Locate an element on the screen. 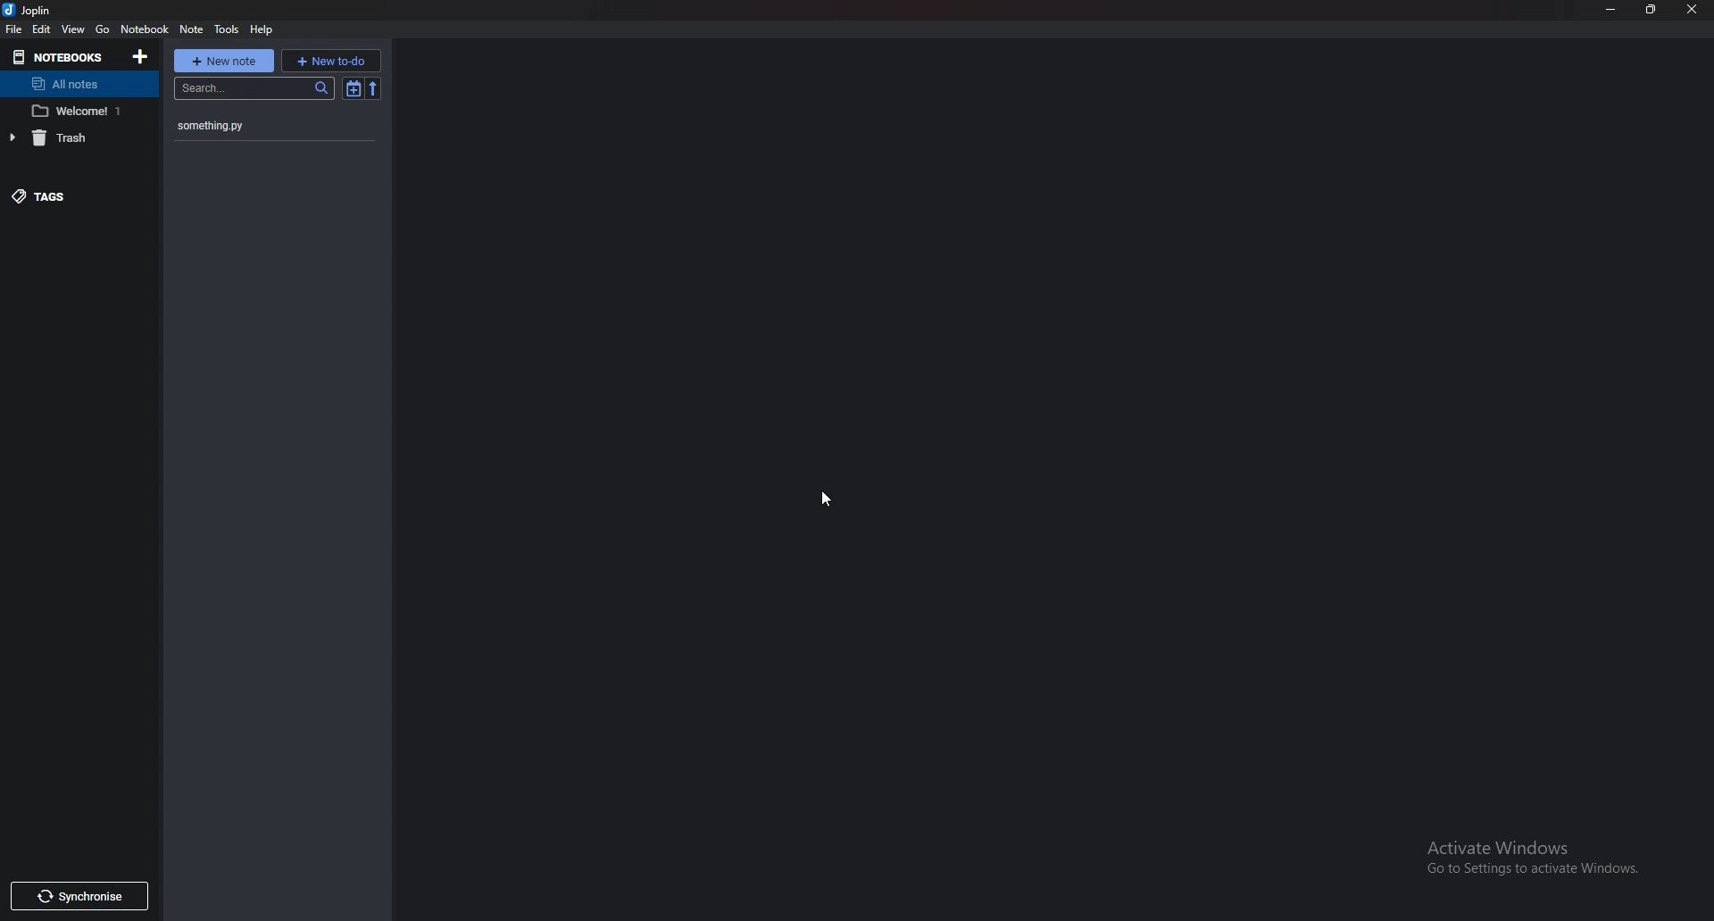 This screenshot has height=921, width=1714. All notes is located at coordinates (77, 86).